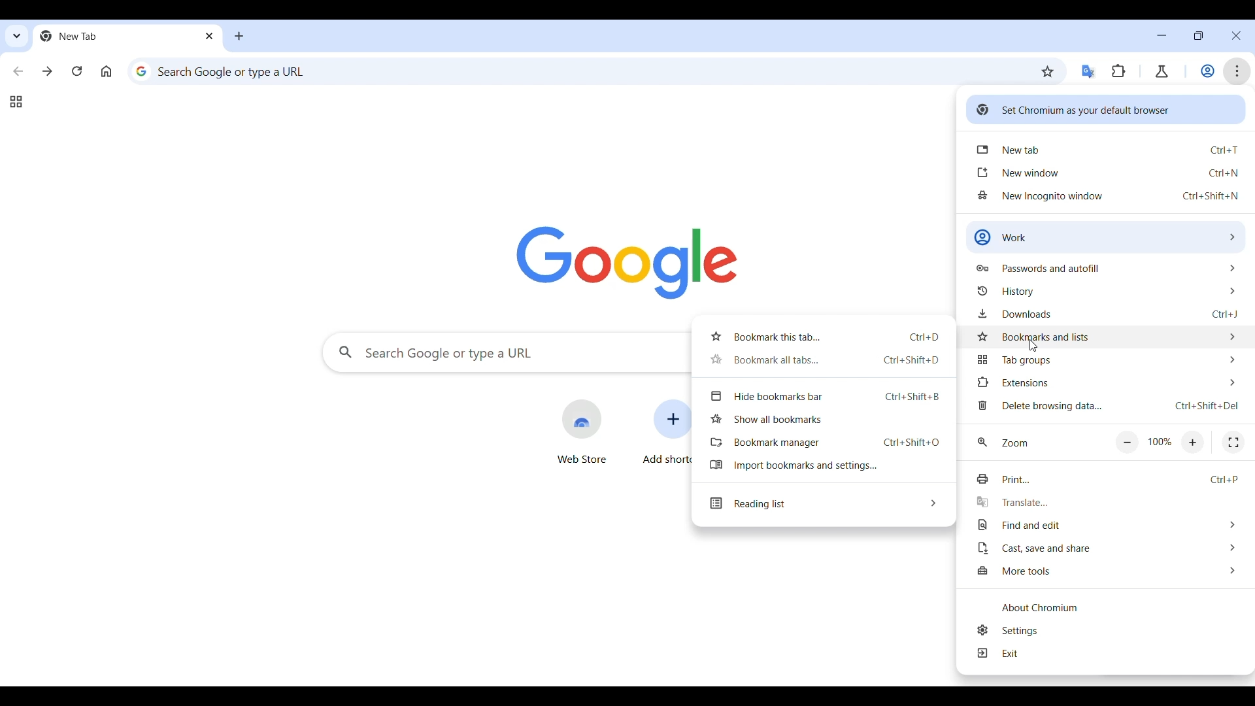  What do you see at coordinates (824, 418) in the screenshot?
I see `Show all bookmarks` at bounding box center [824, 418].